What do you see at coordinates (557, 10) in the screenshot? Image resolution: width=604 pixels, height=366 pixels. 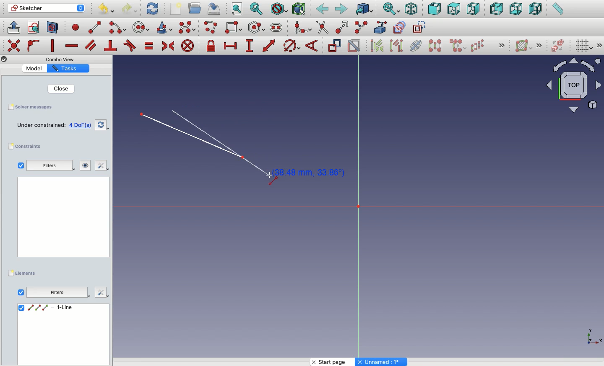 I see `Measure` at bounding box center [557, 10].